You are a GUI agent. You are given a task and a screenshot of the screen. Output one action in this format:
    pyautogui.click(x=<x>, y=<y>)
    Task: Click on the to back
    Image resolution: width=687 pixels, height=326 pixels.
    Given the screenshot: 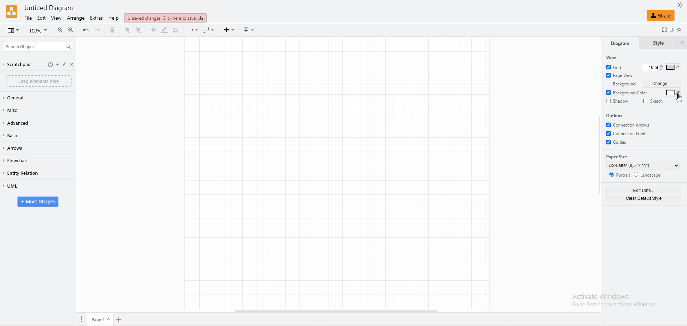 What is the action you would take?
    pyautogui.click(x=139, y=30)
    